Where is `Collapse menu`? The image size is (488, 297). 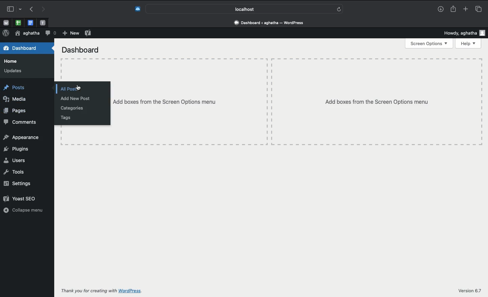
Collapse menu is located at coordinates (23, 211).